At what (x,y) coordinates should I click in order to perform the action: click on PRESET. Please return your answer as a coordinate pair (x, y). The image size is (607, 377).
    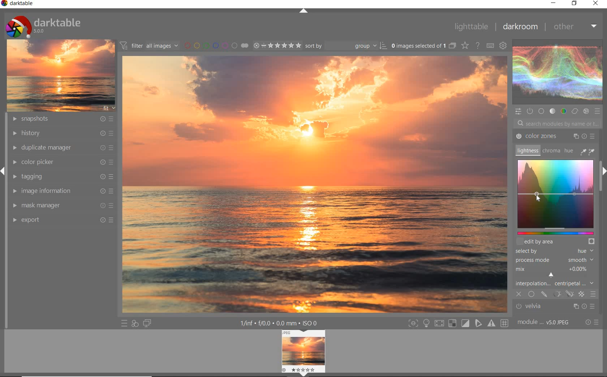
    Looking at the image, I should click on (599, 113).